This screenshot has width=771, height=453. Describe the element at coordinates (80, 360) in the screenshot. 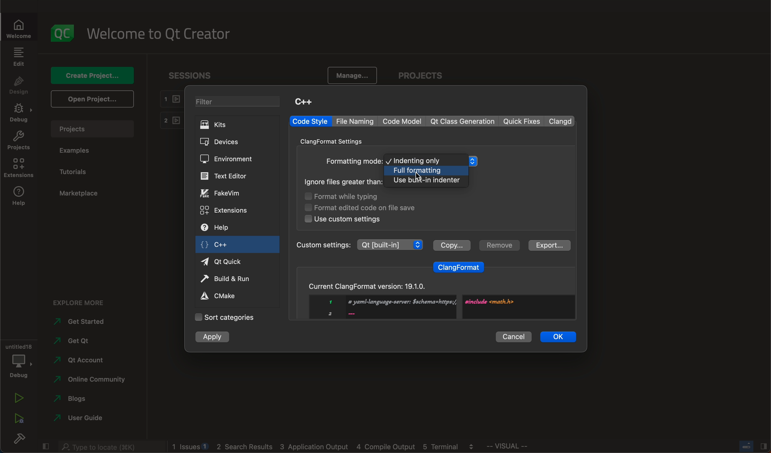

I see `account` at that location.